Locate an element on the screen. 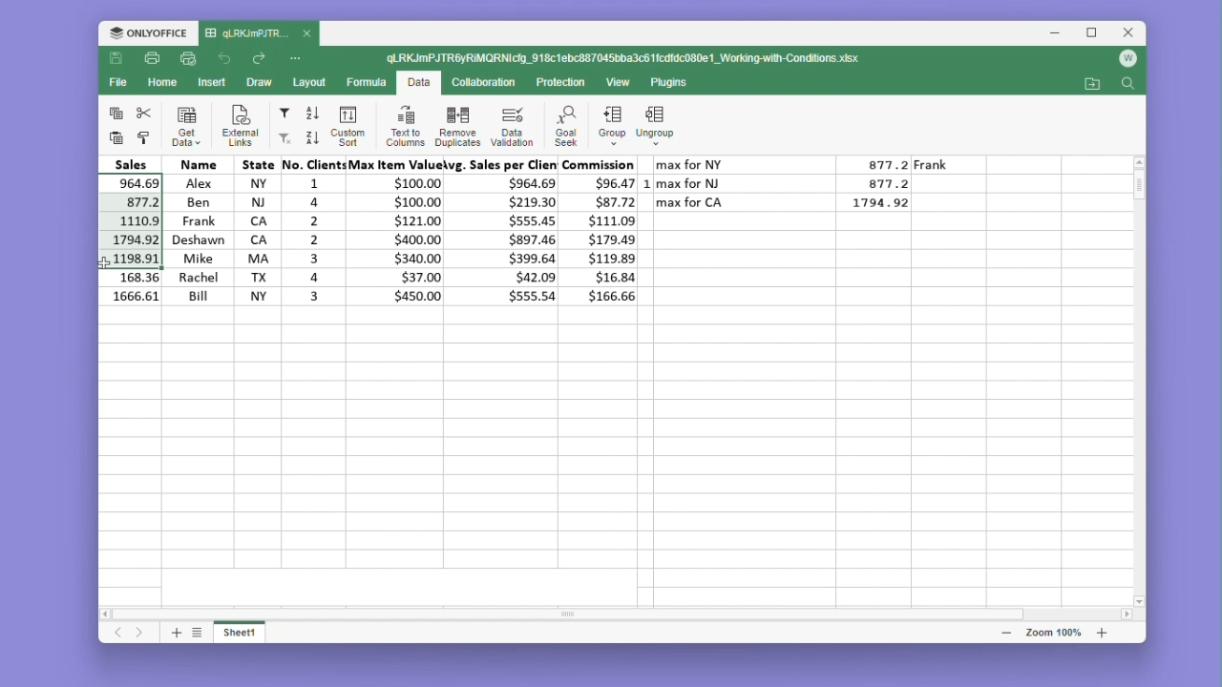  paste is located at coordinates (114, 137).